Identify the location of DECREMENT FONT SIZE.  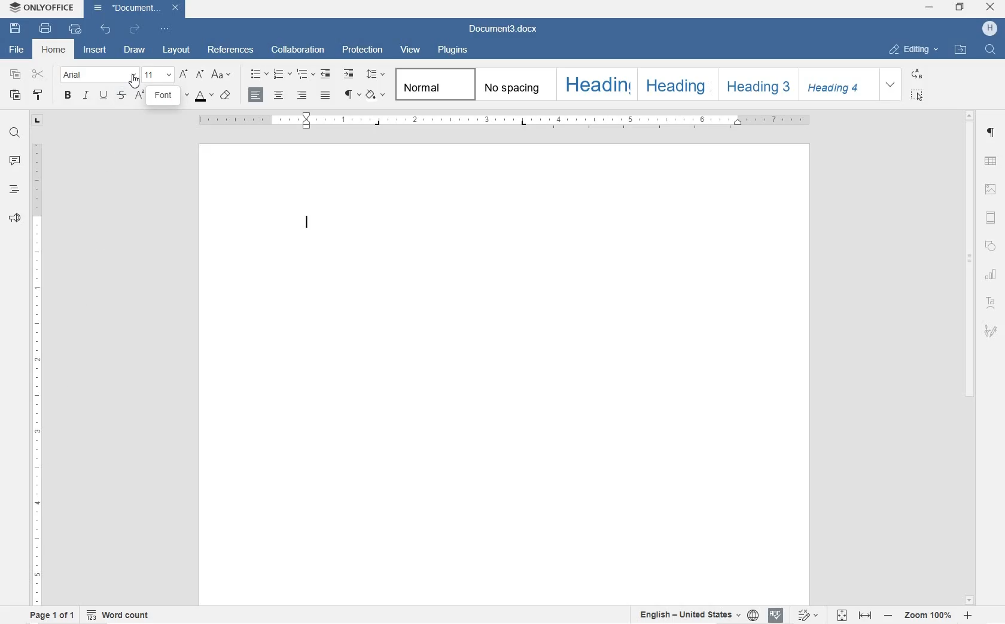
(199, 75).